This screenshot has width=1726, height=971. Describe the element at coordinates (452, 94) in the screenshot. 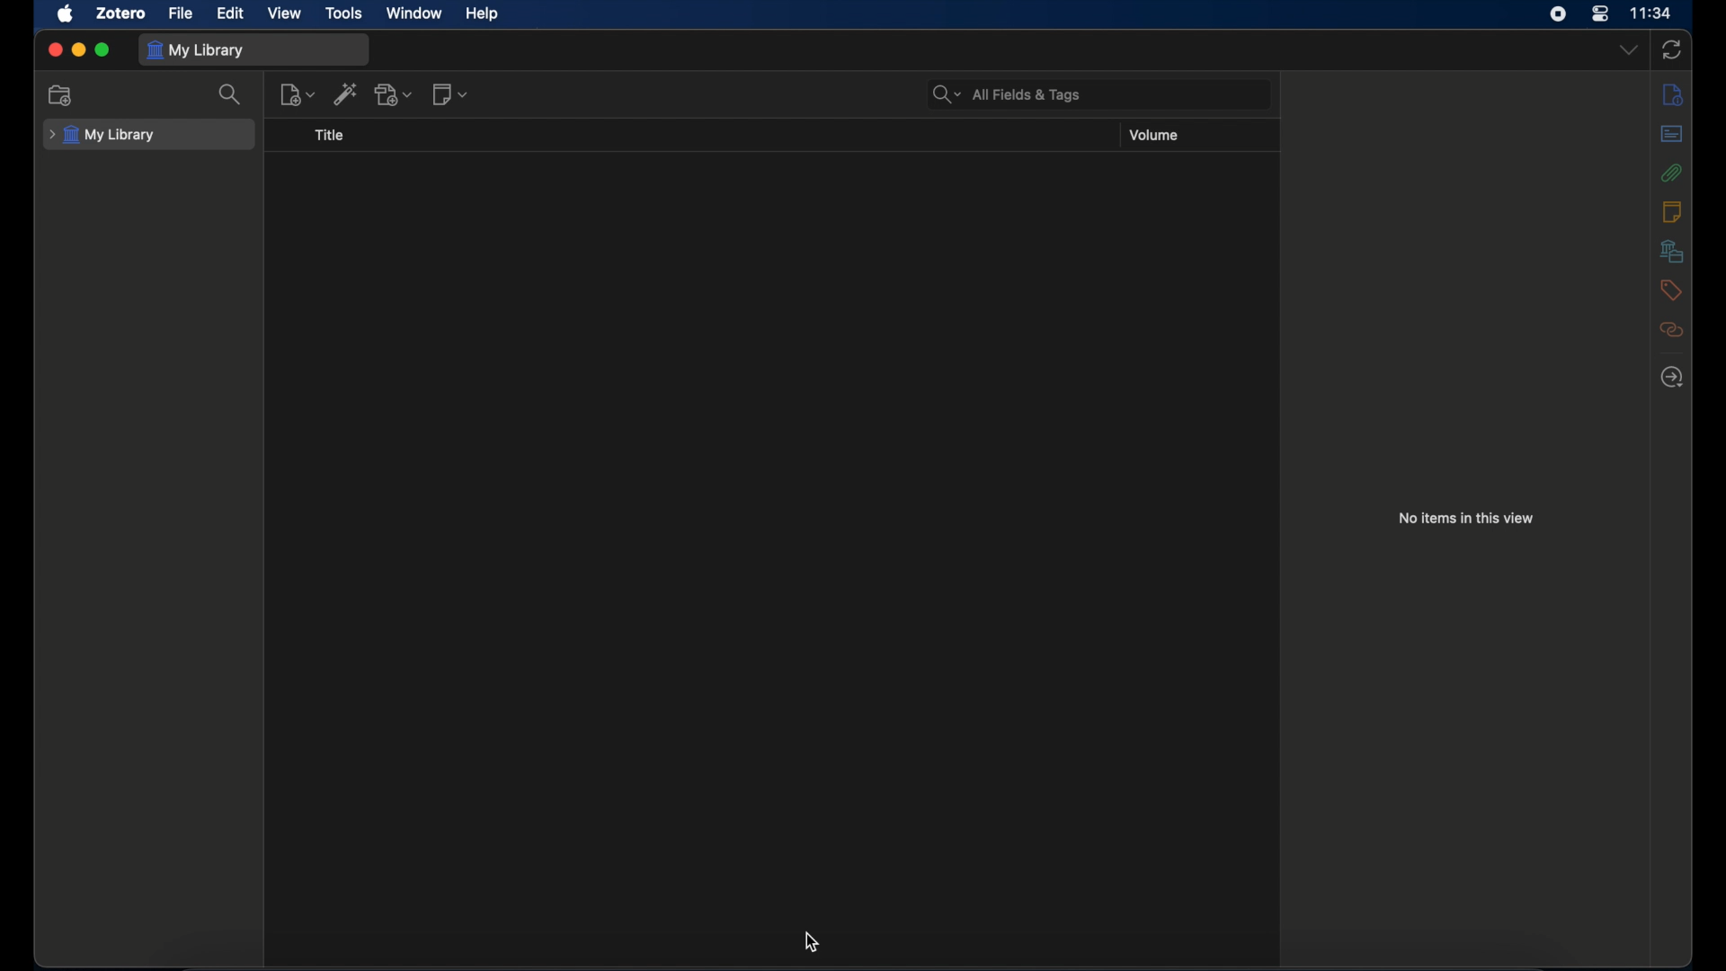

I see `new note` at that location.